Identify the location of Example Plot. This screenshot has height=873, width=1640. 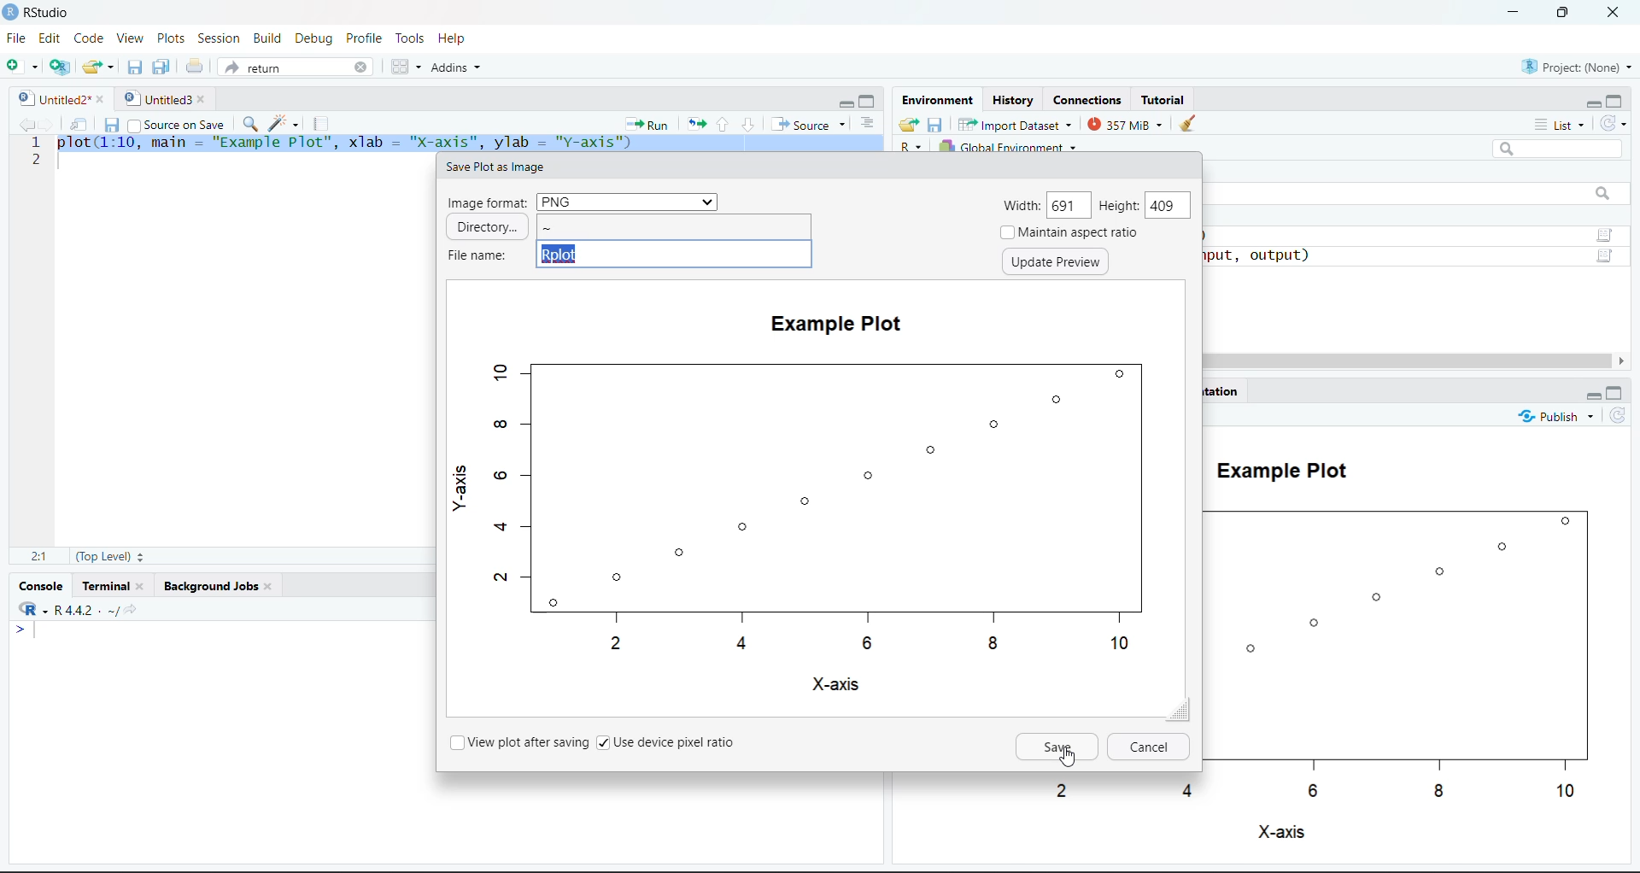
(837, 325).